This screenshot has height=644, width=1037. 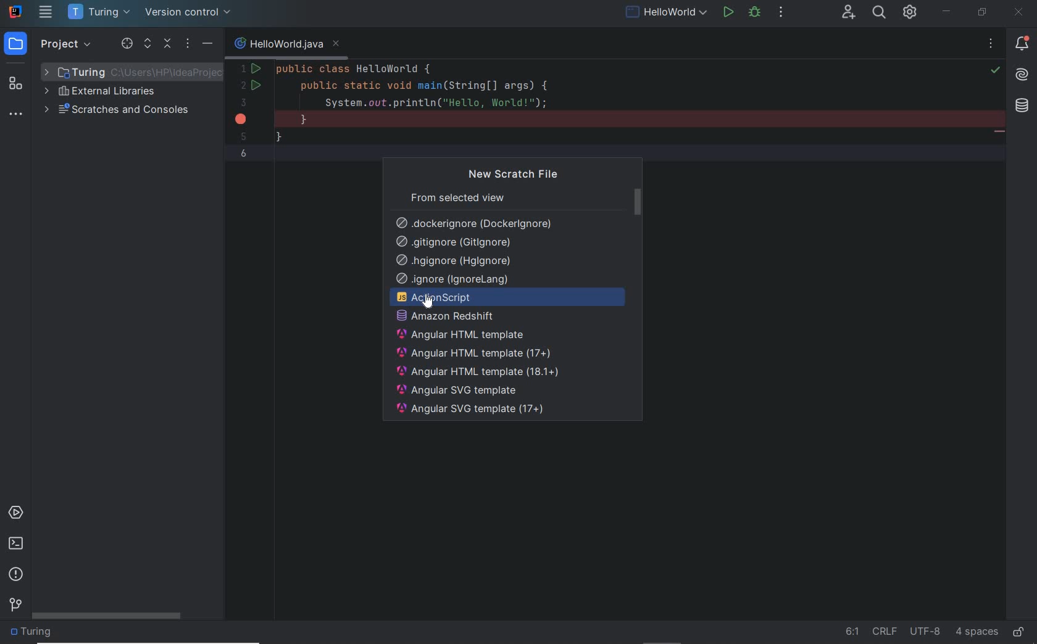 What do you see at coordinates (999, 133) in the screenshot?
I see `public static void` at bounding box center [999, 133].